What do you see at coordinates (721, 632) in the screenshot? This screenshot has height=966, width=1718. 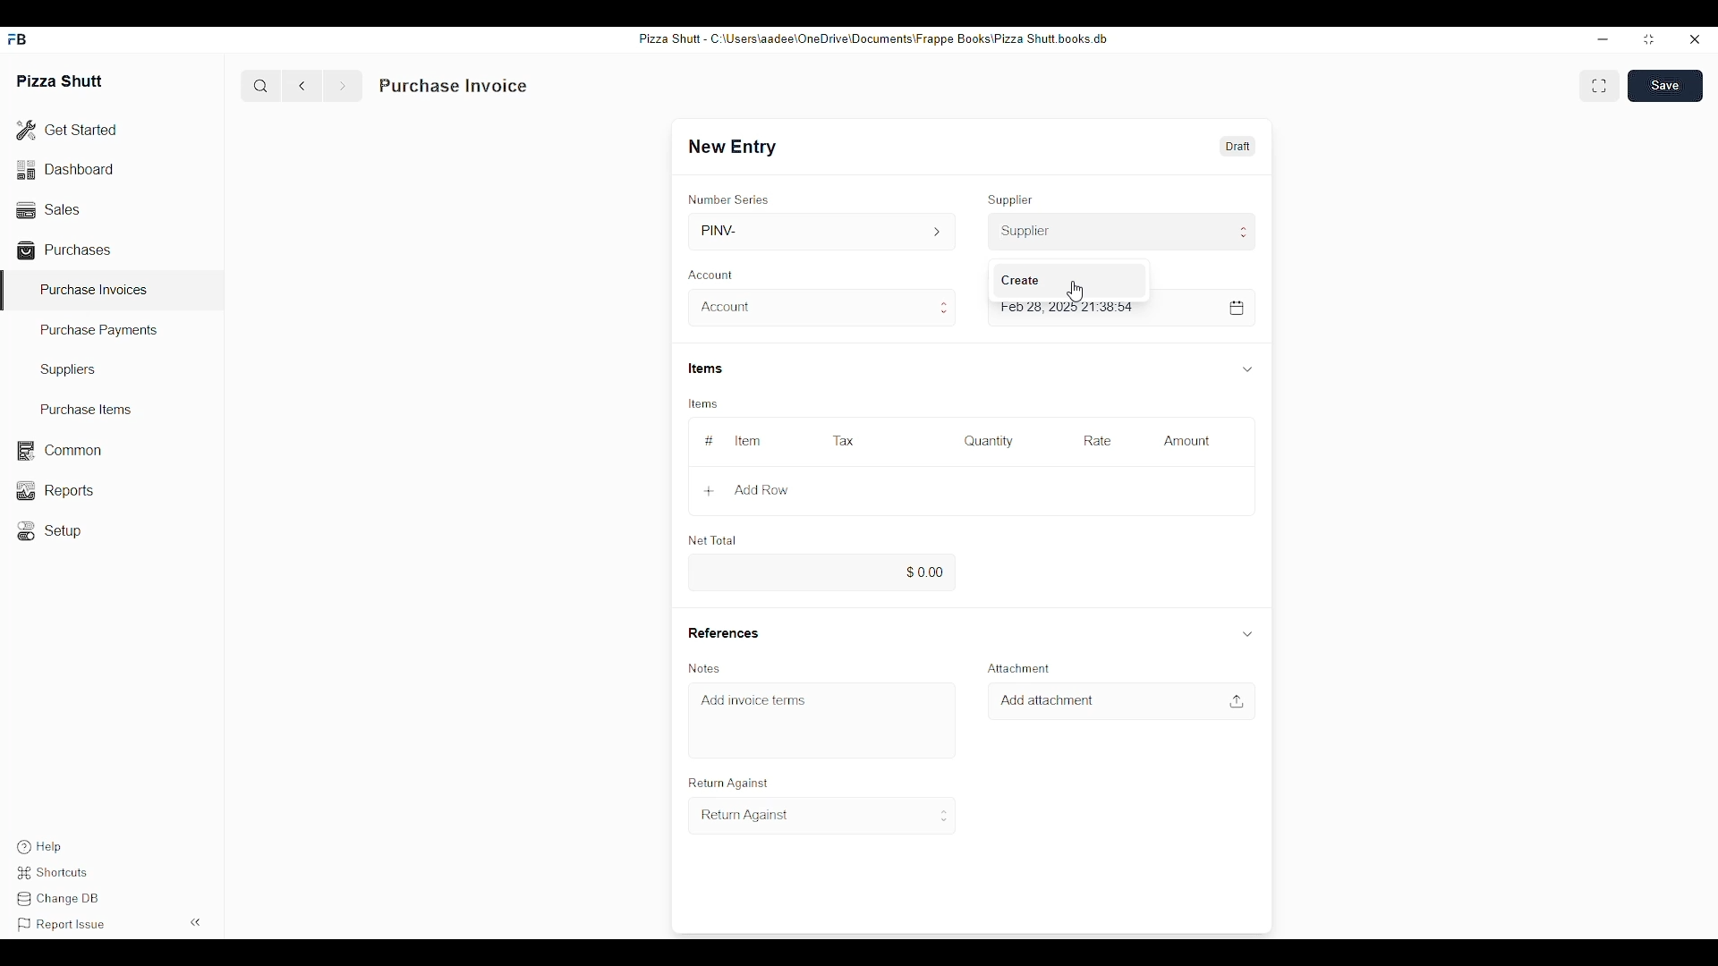 I see `References` at bounding box center [721, 632].